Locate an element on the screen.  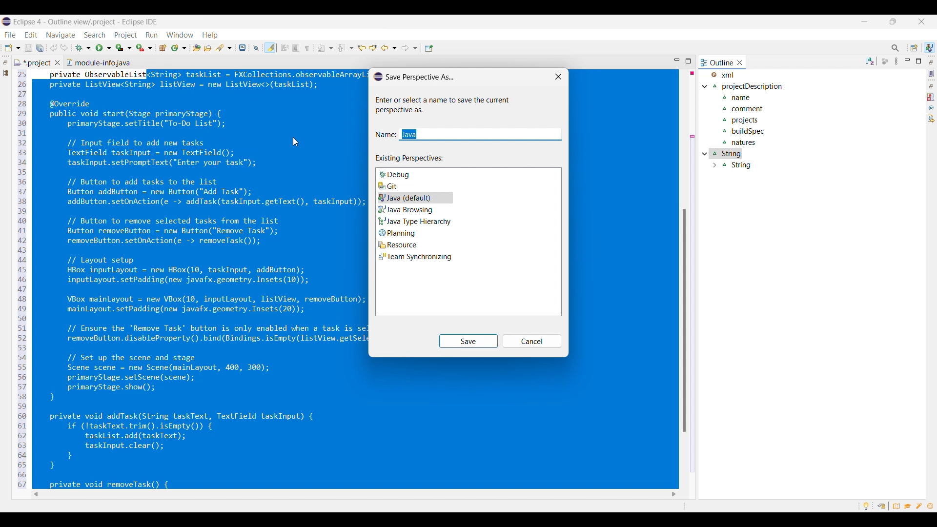
Section title is located at coordinates (409, 159).